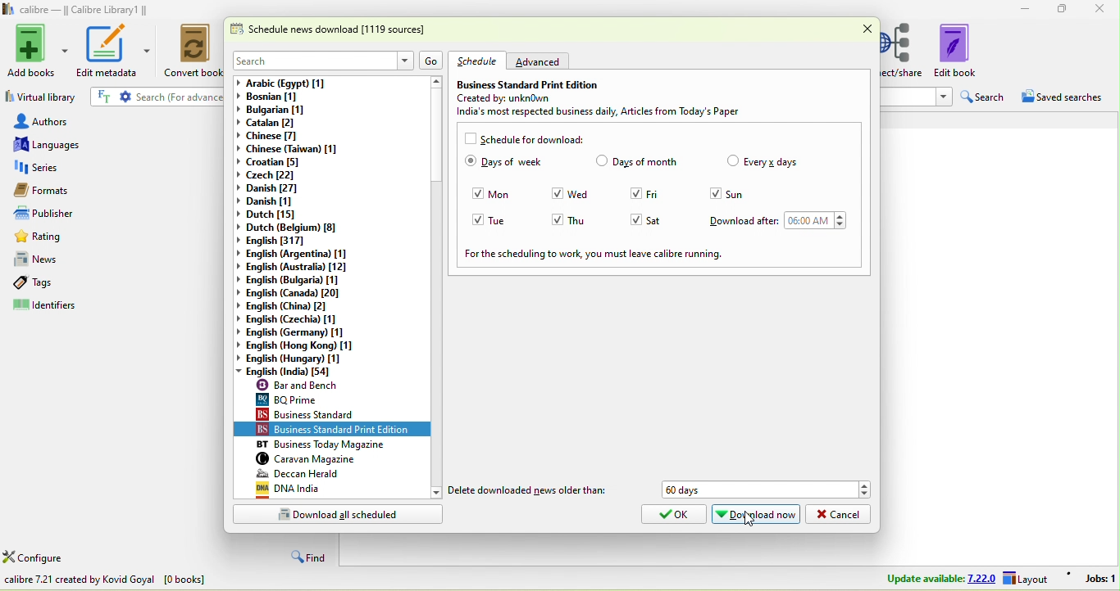  Describe the element at coordinates (840, 514) in the screenshot. I see `cancel` at that location.